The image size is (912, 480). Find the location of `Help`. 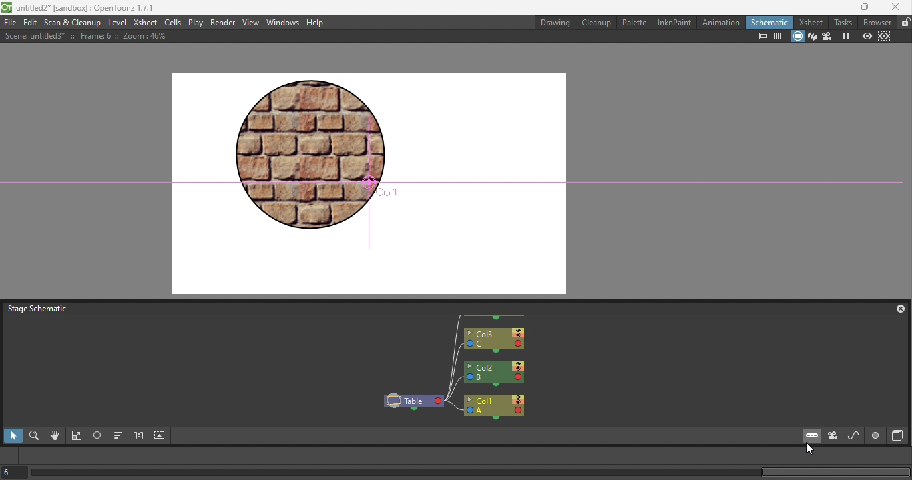

Help is located at coordinates (316, 23).